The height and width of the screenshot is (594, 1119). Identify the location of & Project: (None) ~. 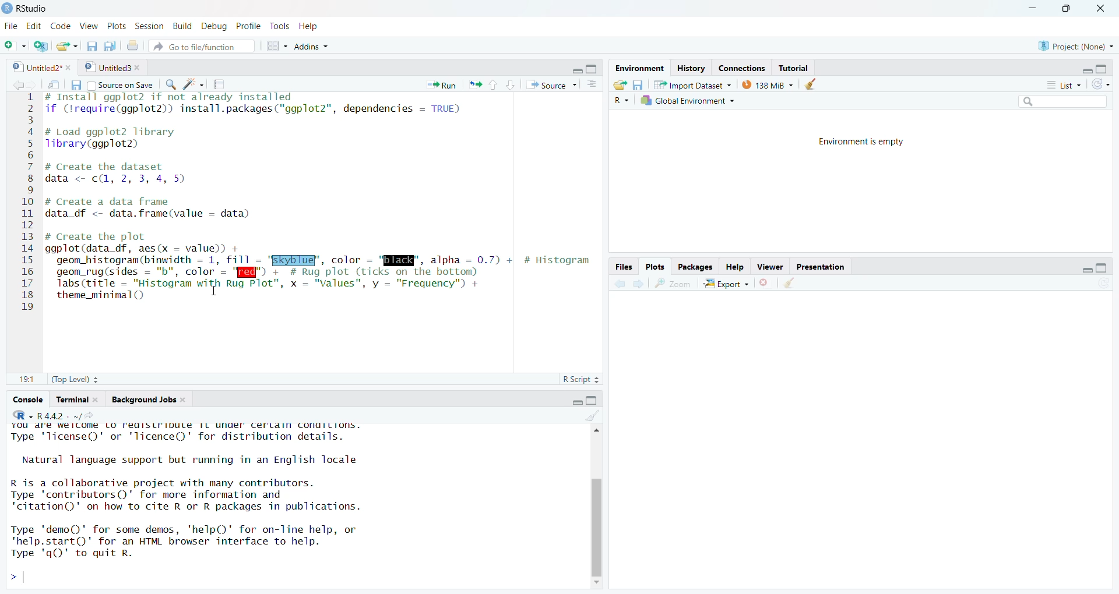
(1074, 43).